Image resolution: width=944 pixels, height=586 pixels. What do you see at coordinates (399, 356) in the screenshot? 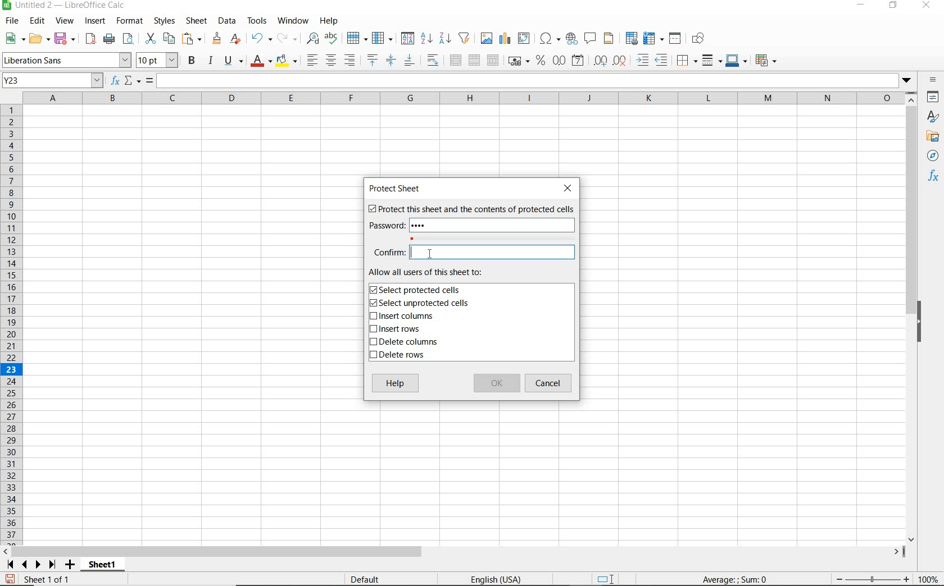
I see `DELETE ROWS` at bounding box center [399, 356].